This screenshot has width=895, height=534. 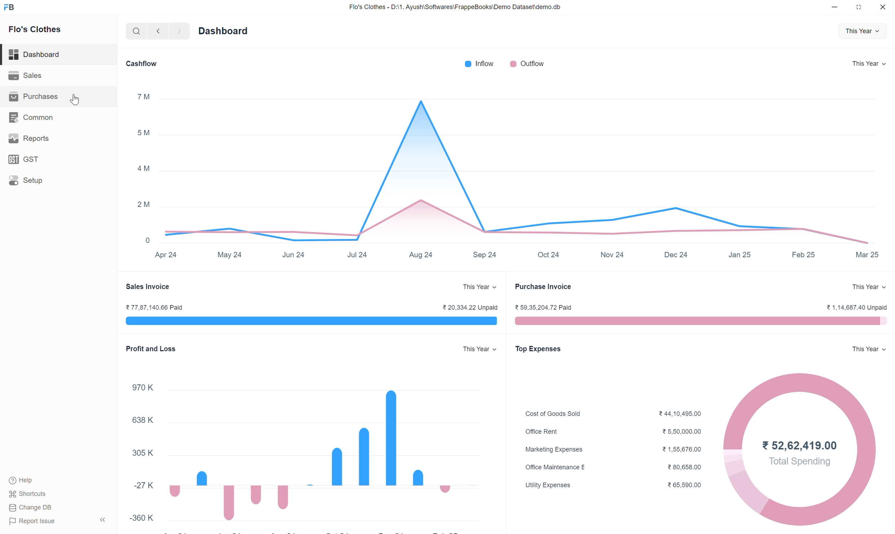 What do you see at coordinates (685, 467) in the screenshot?
I see `80,658.00` at bounding box center [685, 467].